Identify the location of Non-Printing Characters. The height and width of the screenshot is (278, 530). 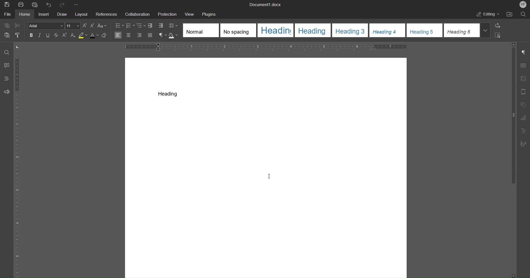
(524, 53).